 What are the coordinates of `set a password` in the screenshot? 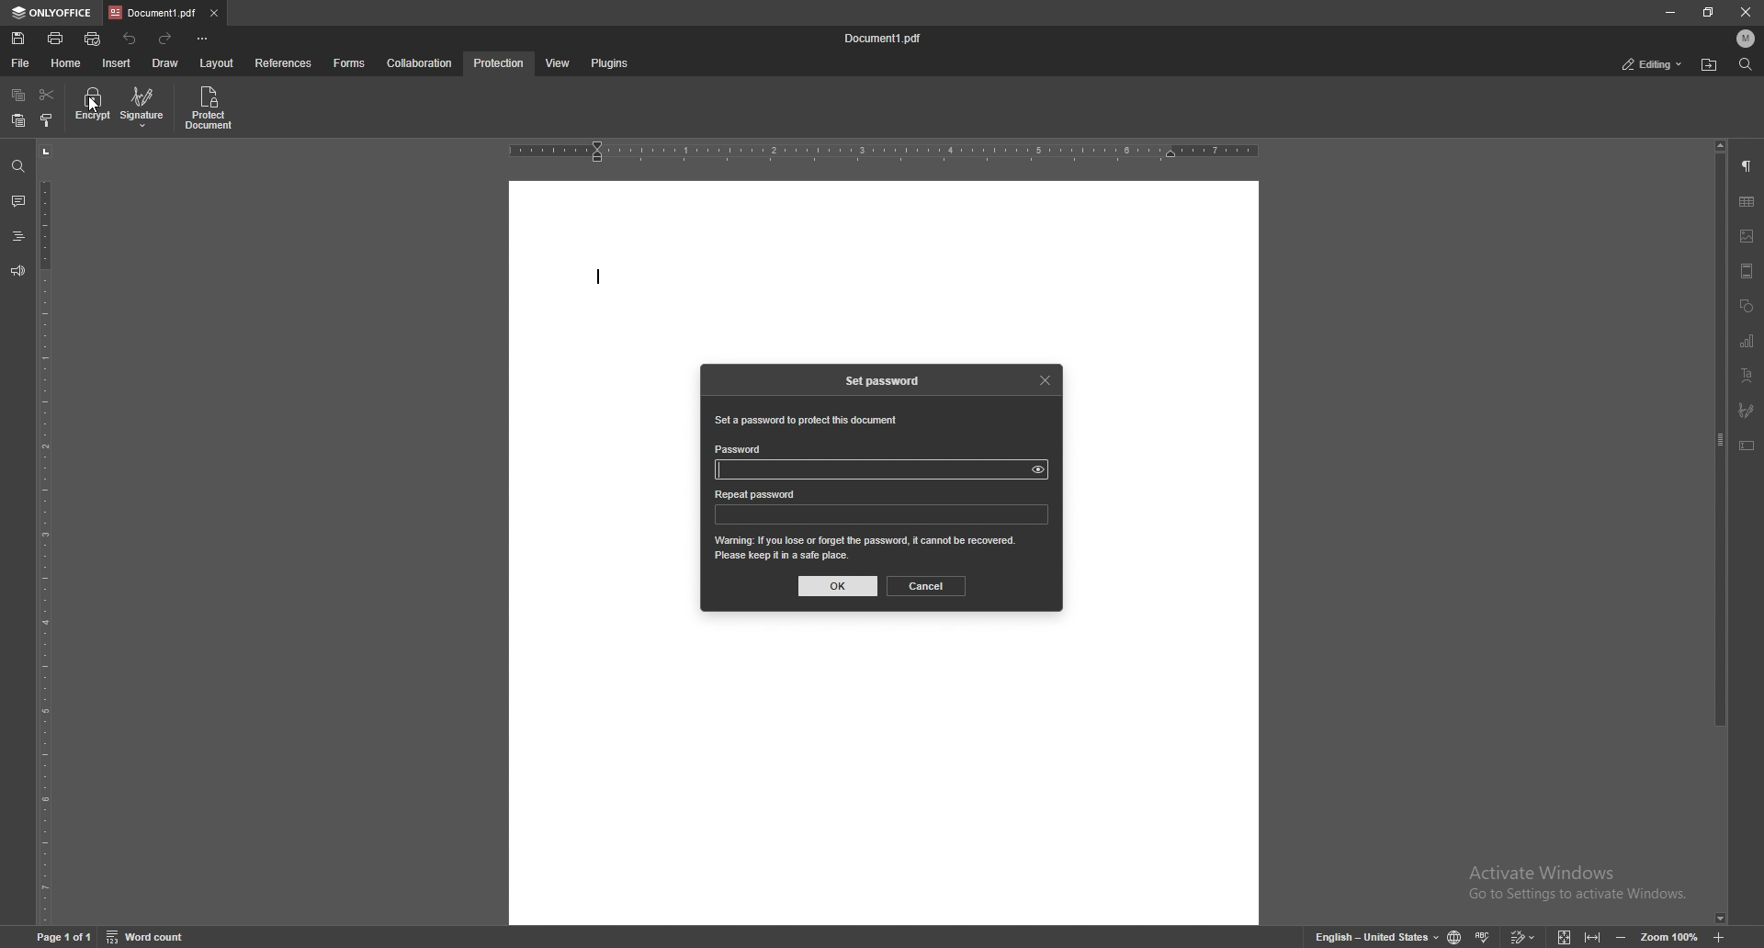 It's located at (806, 421).